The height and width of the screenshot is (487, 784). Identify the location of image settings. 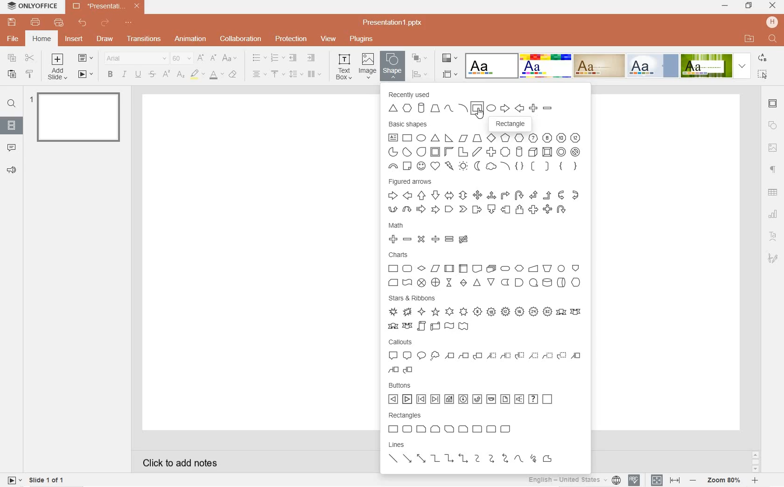
(773, 148).